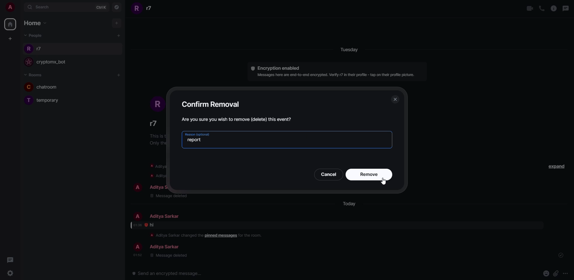 This screenshot has height=280, width=574. Describe the element at coordinates (138, 216) in the screenshot. I see `profile` at that location.